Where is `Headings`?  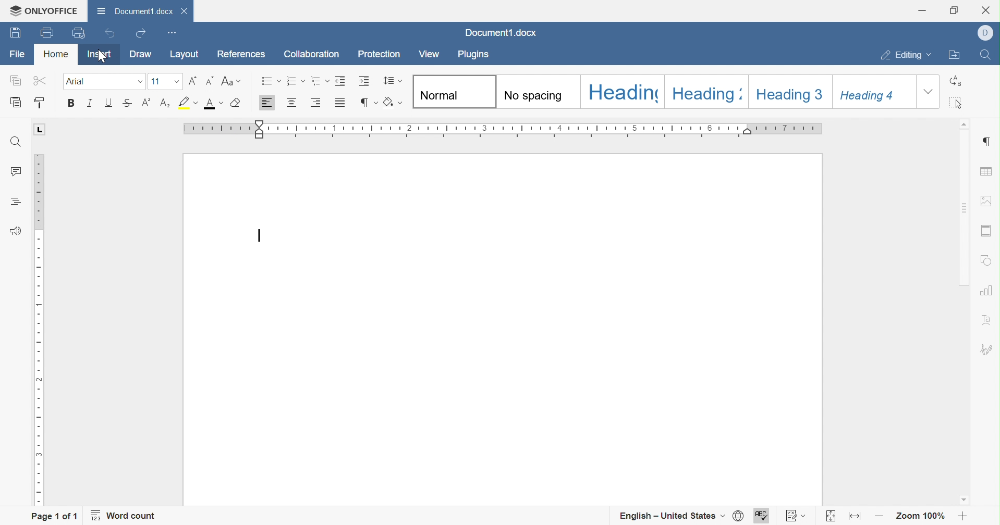 Headings is located at coordinates (17, 202).